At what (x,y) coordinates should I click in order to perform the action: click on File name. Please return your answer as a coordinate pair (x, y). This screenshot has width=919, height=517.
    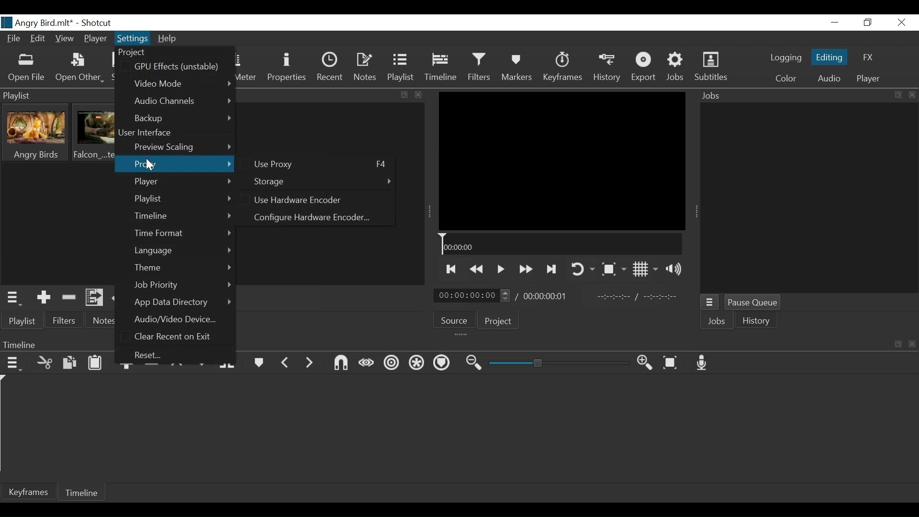
    Looking at the image, I should click on (39, 22).